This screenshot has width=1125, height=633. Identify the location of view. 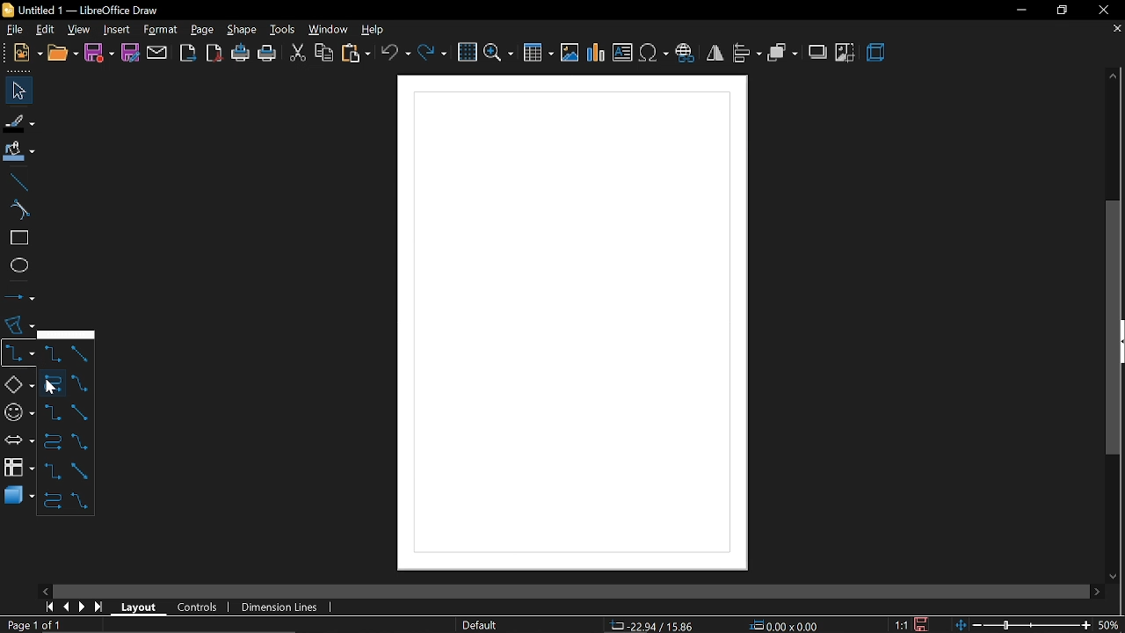
(79, 28).